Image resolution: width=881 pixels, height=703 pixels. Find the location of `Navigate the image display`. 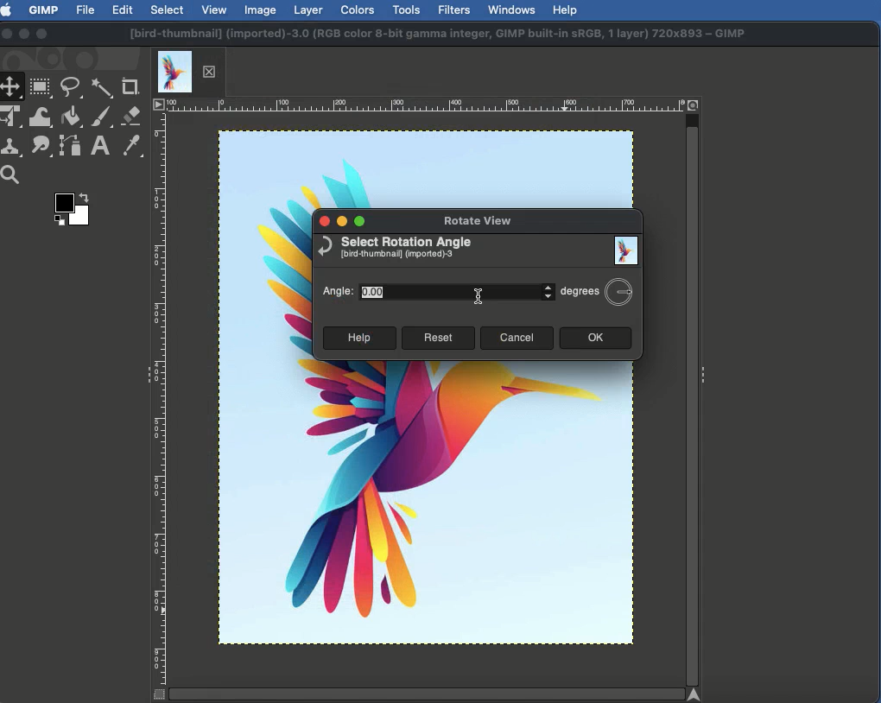

Navigate the image display is located at coordinates (699, 694).